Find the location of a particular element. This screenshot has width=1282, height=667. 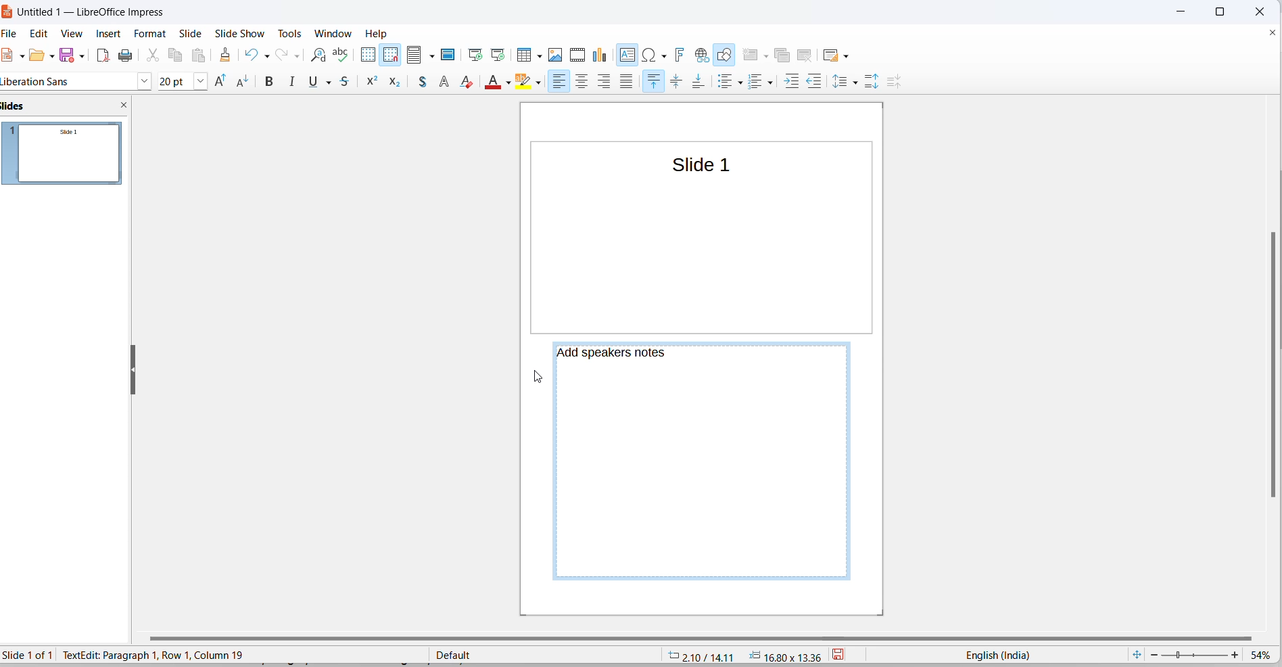

text language is located at coordinates (998, 655).